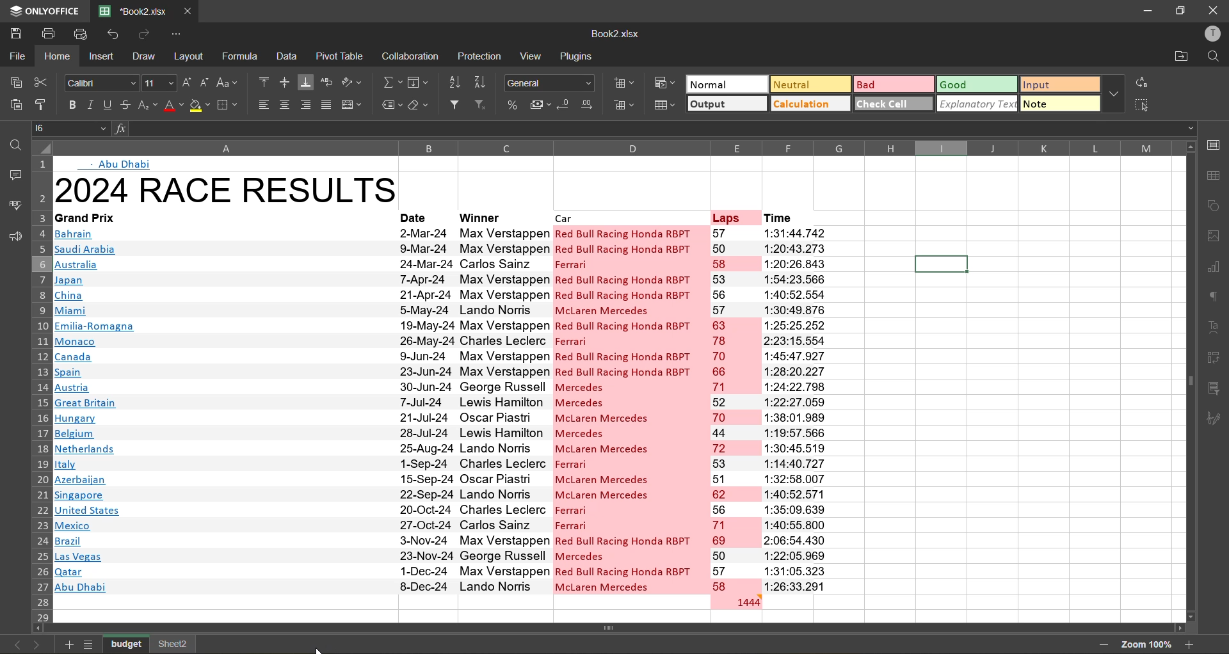 Image resolution: width=1229 pixels, height=654 pixels. What do you see at coordinates (976, 86) in the screenshot?
I see `good` at bounding box center [976, 86].